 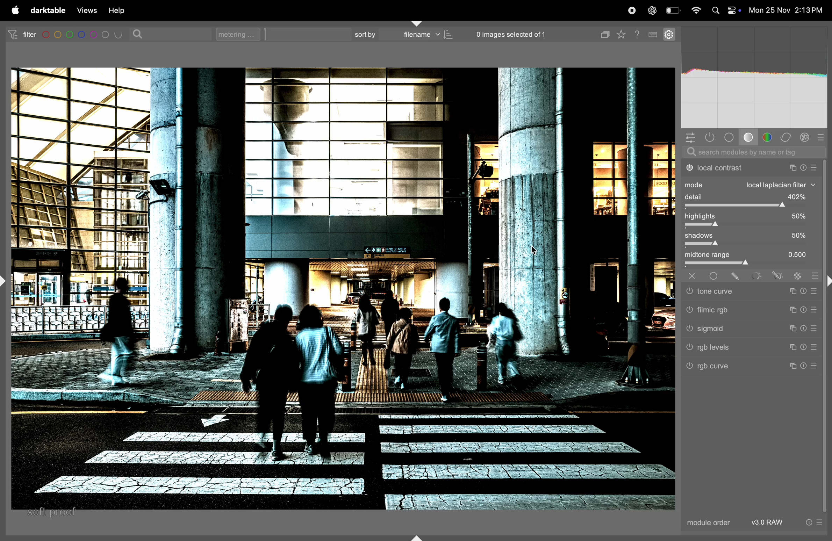 I want to click on preset, so click(x=814, y=309).